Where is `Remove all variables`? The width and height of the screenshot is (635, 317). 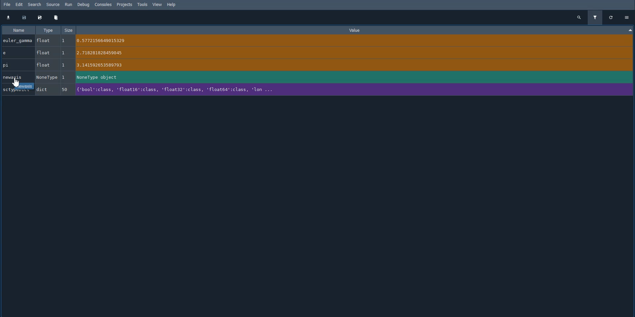
Remove all variables is located at coordinates (56, 18).